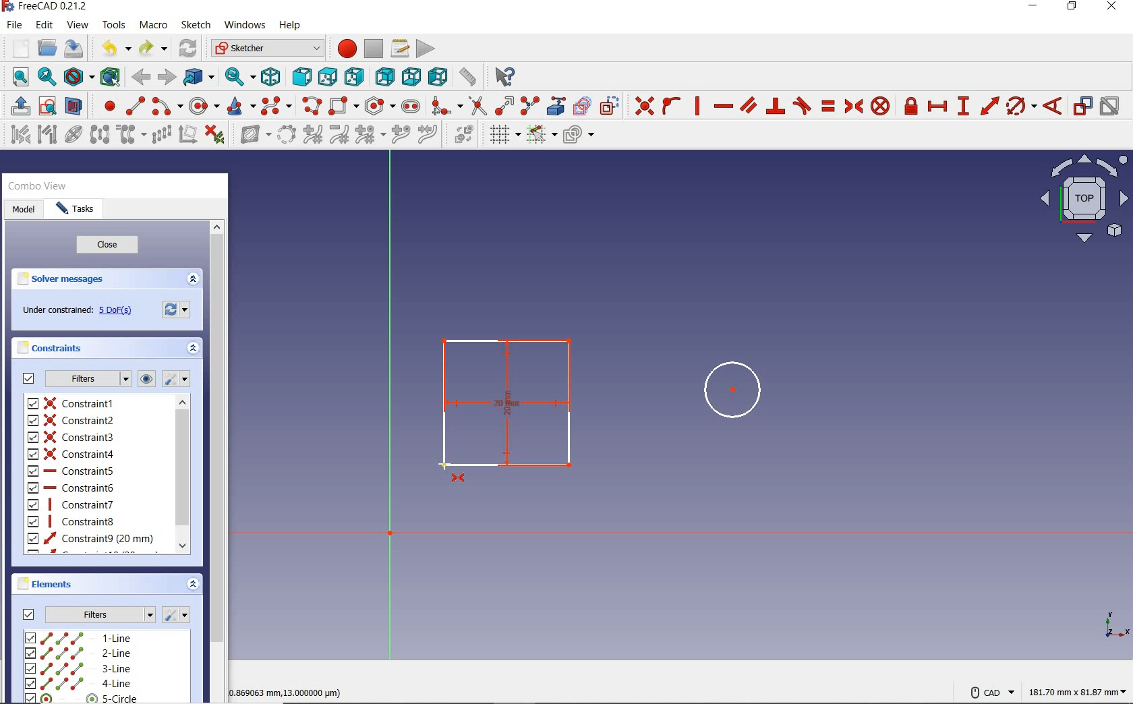 The width and height of the screenshot is (1133, 704). Describe the element at coordinates (267, 49) in the screenshot. I see `Sketcher` at that location.